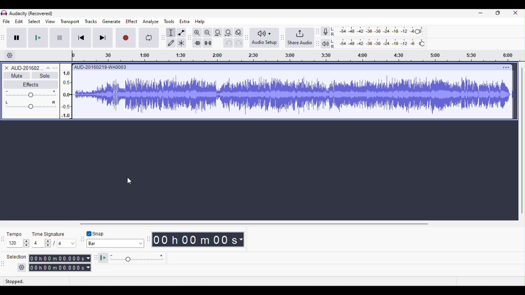 Image resolution: width=525 pixels, height=295 pixels. Describe the element at coordinates (33, 21) in the screenshot. I see `select` at that location.